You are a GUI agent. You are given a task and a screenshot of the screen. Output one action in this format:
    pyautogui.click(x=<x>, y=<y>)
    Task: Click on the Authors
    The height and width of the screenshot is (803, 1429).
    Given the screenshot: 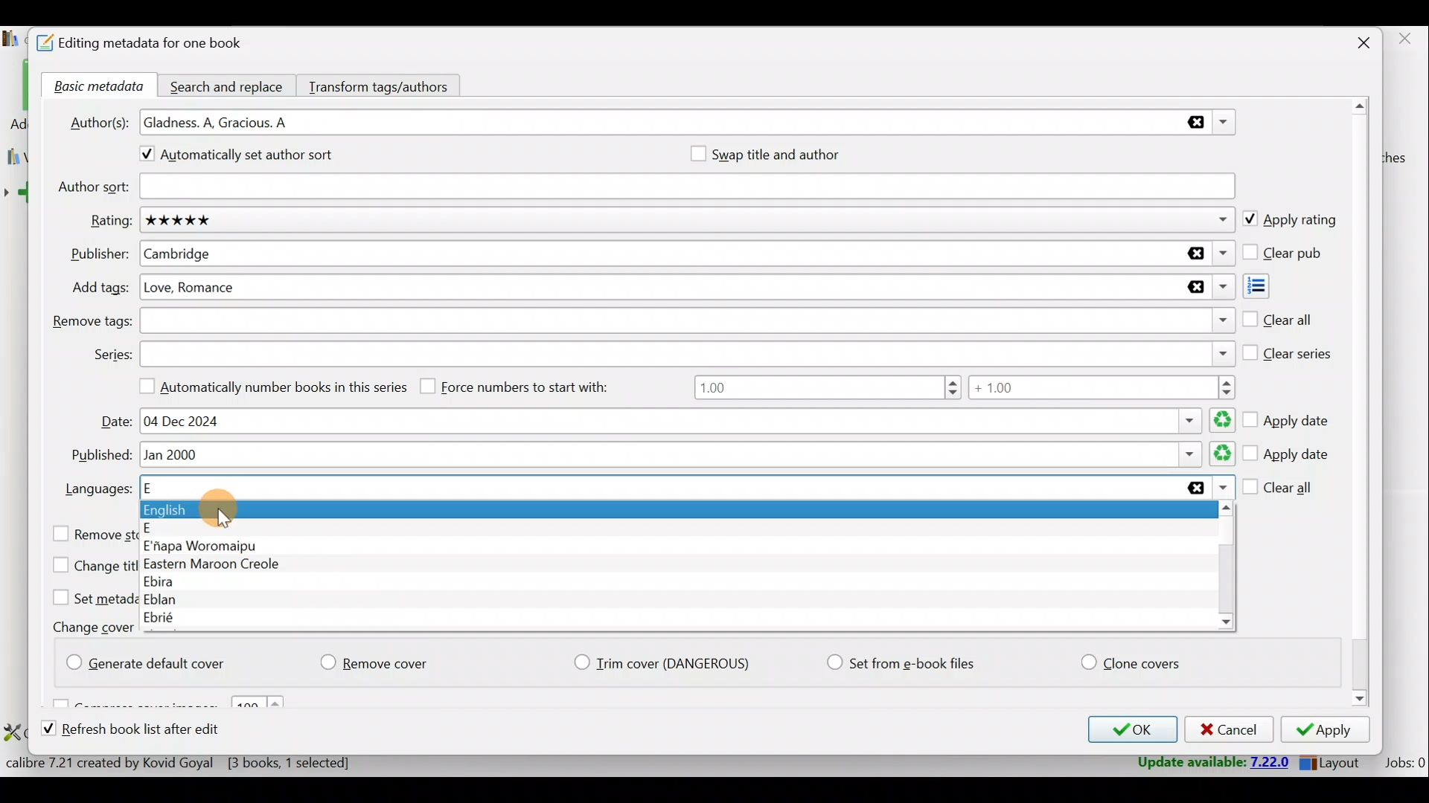 What is the action you would take?
    pyautogui.click(x=689, y=123)
    